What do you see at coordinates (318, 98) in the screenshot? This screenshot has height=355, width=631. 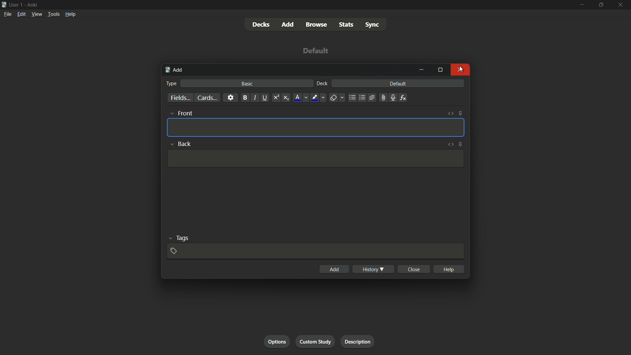 I see `text highlight` at bounding box center [318, 98].